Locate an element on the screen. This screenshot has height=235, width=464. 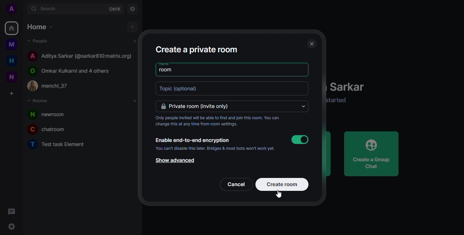
new is located at coordinates (11, 77).